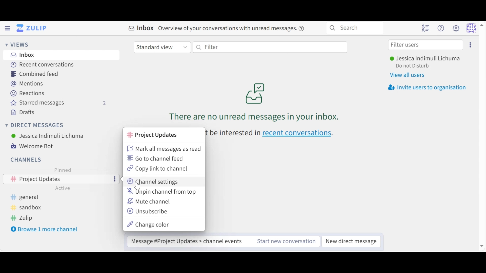  Describe the element at coordinates (287, 242) in the screenshot. I see `Start new conversation` at that location.